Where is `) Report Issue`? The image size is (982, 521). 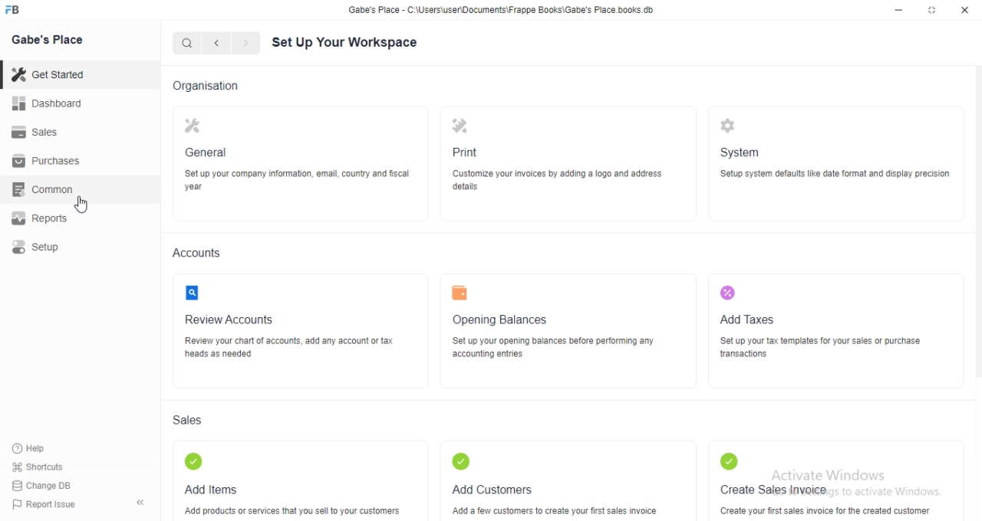
) Report Issue is located at coordinates (45, 505).